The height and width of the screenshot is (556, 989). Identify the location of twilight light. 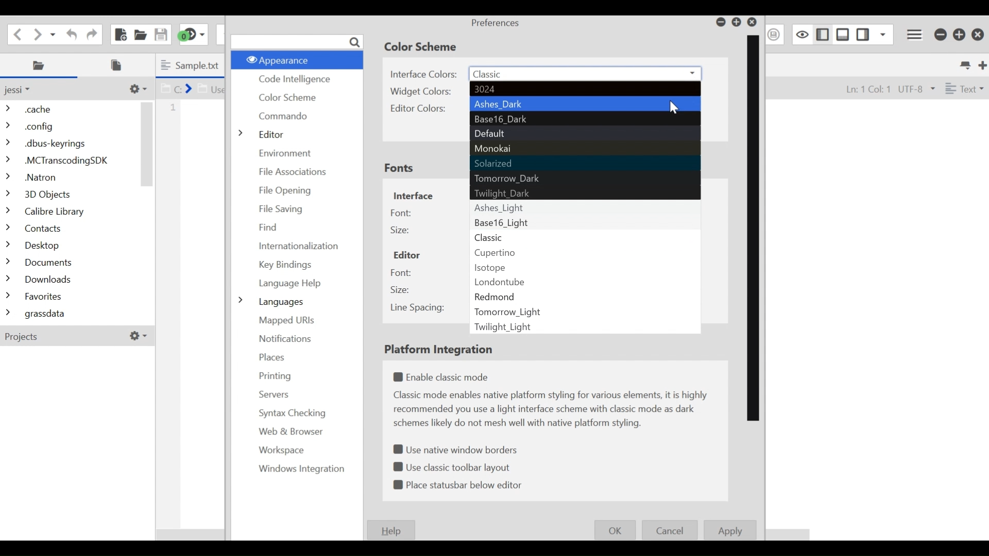
(586, 327).